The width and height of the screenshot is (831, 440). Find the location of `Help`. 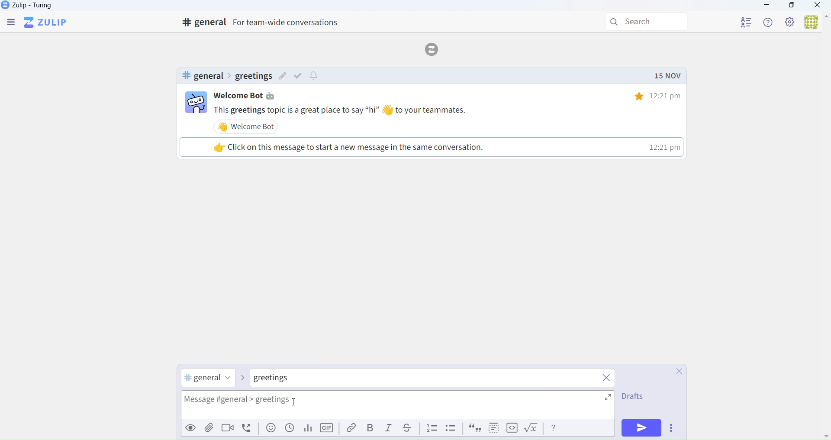

Help is located at coordinates (554, 428).